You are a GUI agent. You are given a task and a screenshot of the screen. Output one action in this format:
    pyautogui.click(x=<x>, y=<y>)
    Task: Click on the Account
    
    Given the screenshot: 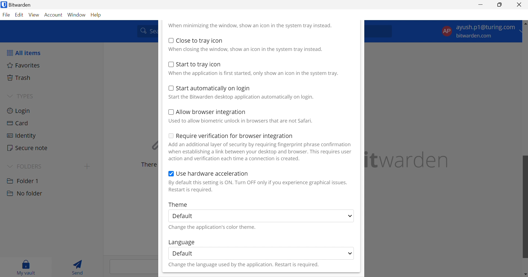 What is the action you would take?
    pyautogui.click(x=54, y=15)
    